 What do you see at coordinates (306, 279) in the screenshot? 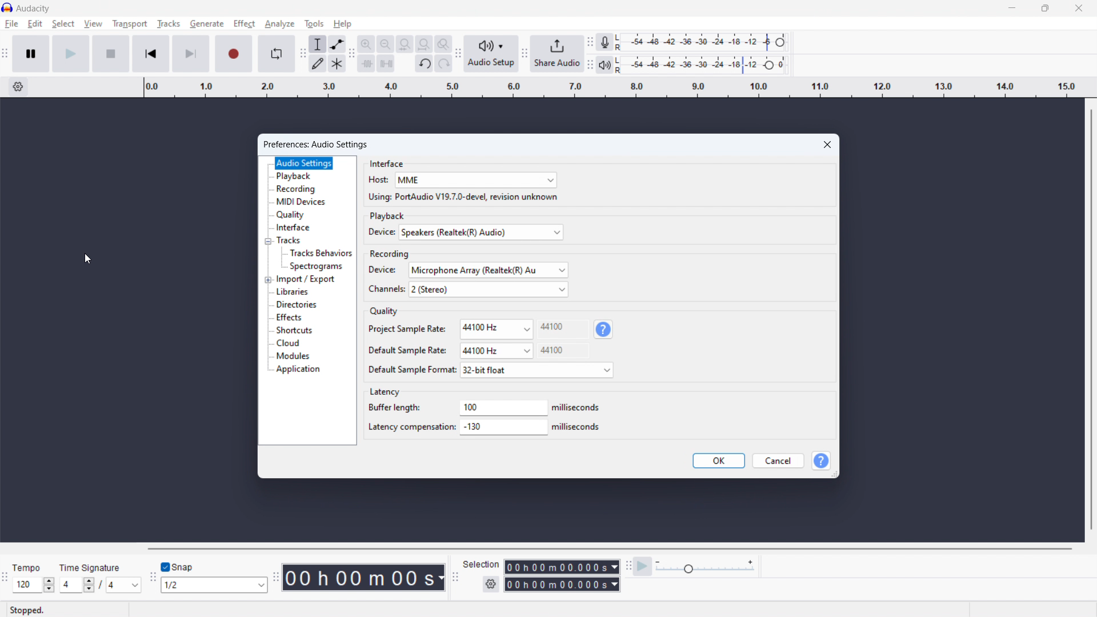
I see `import/export` at bounding box center [306, 279].